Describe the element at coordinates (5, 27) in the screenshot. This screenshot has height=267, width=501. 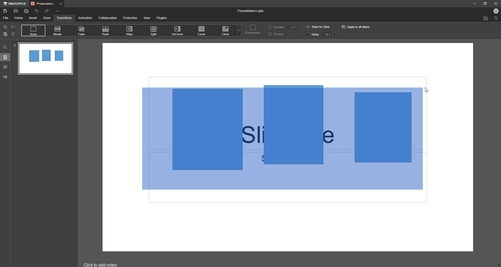
I see `Copy` at that location.